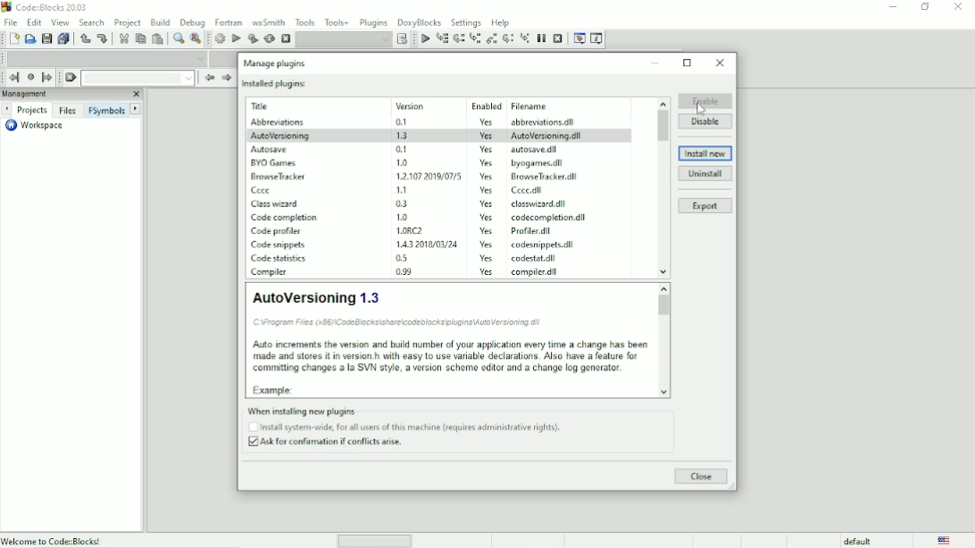  Describe the element at coordinates (140, 38) in the screenshot. I see `Copy` at that location.